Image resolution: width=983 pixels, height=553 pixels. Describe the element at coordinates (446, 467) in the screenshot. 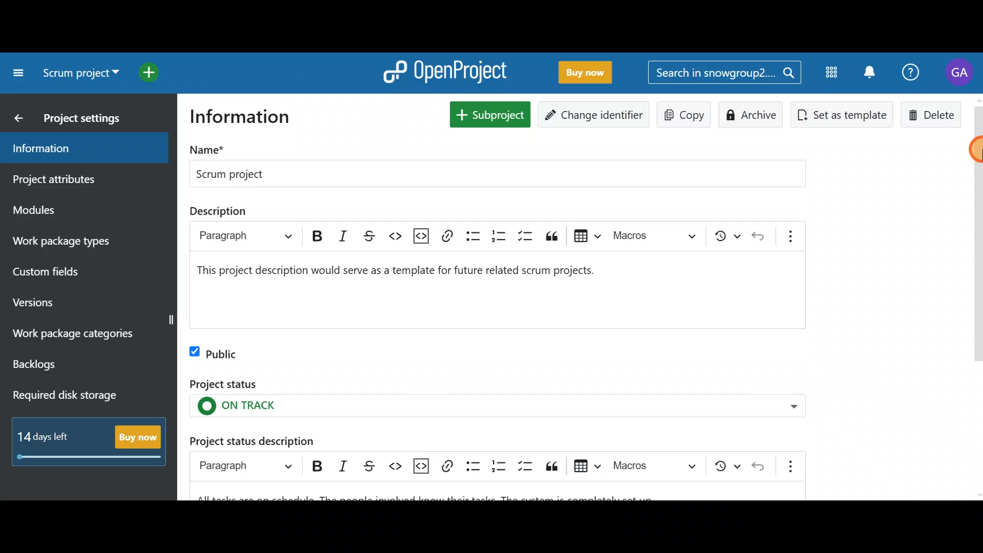

I see `Link` at that location.